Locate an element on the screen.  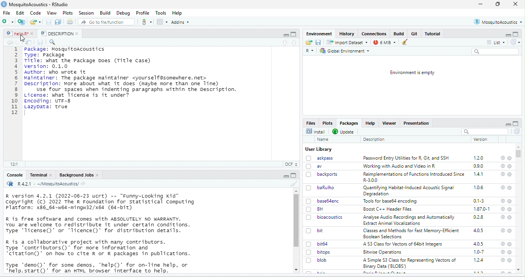
Presentation is located at coordinates (417, 123).